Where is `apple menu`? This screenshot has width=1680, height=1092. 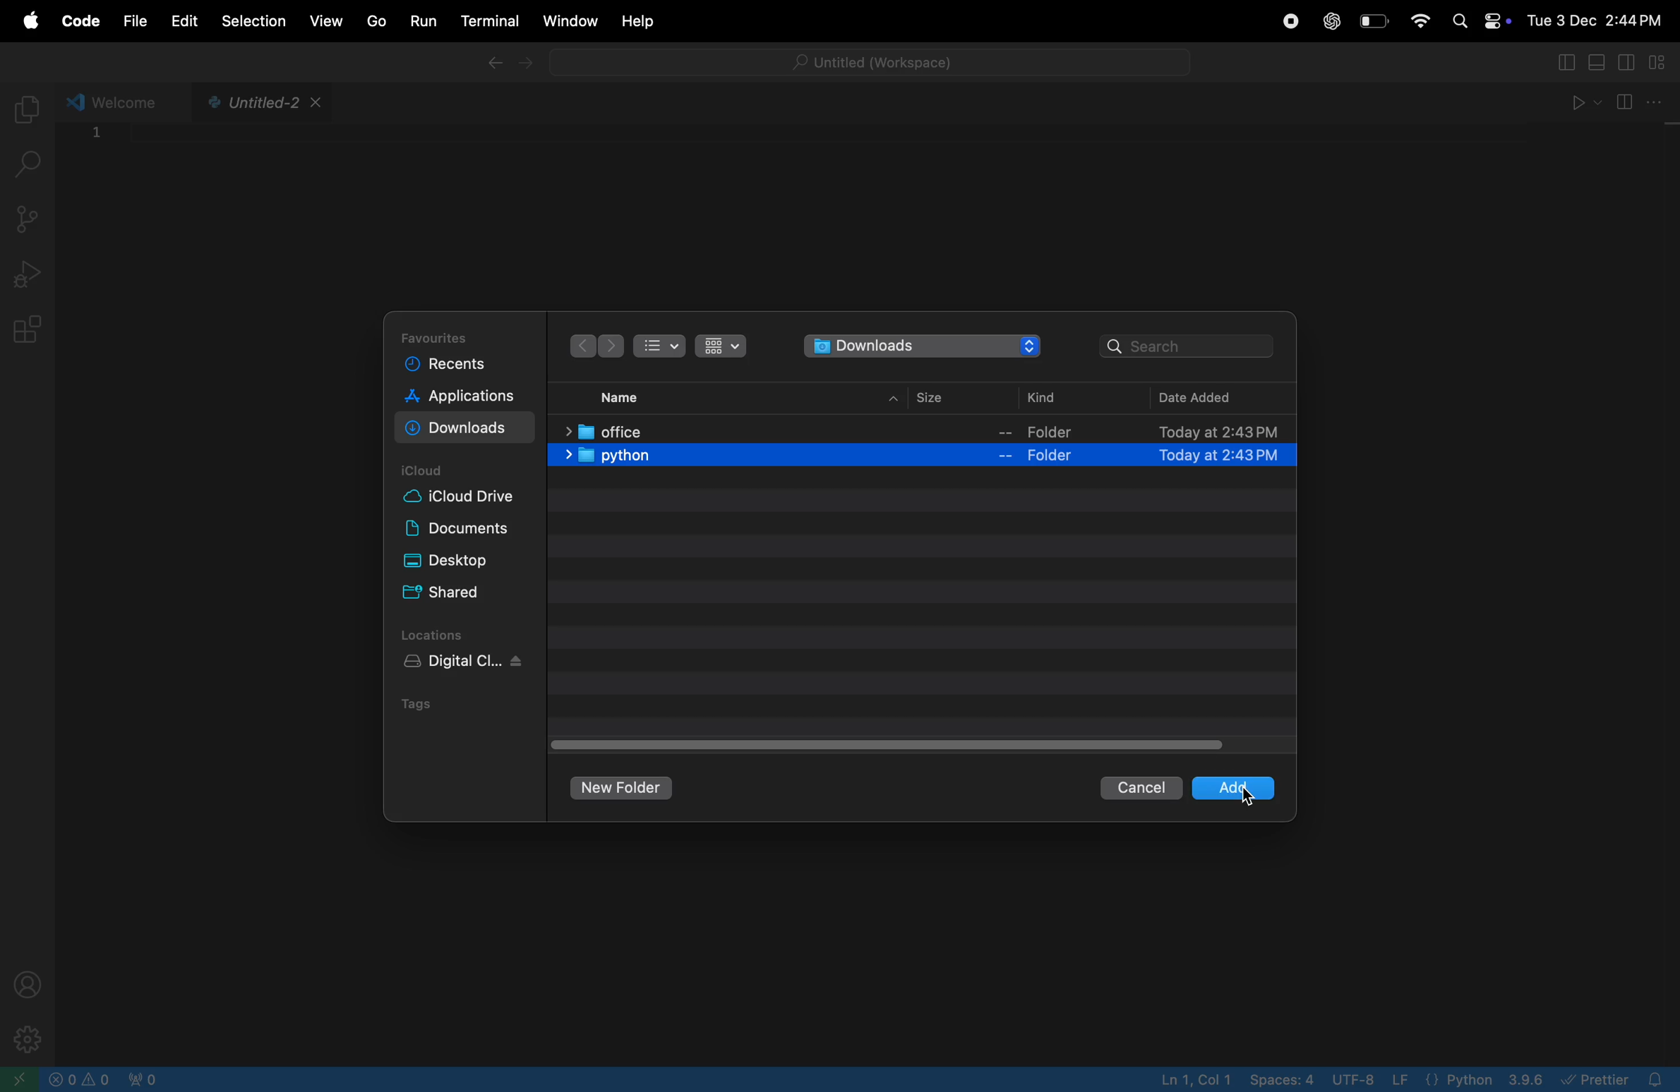
apple menu is located at coordinates (32, 18).